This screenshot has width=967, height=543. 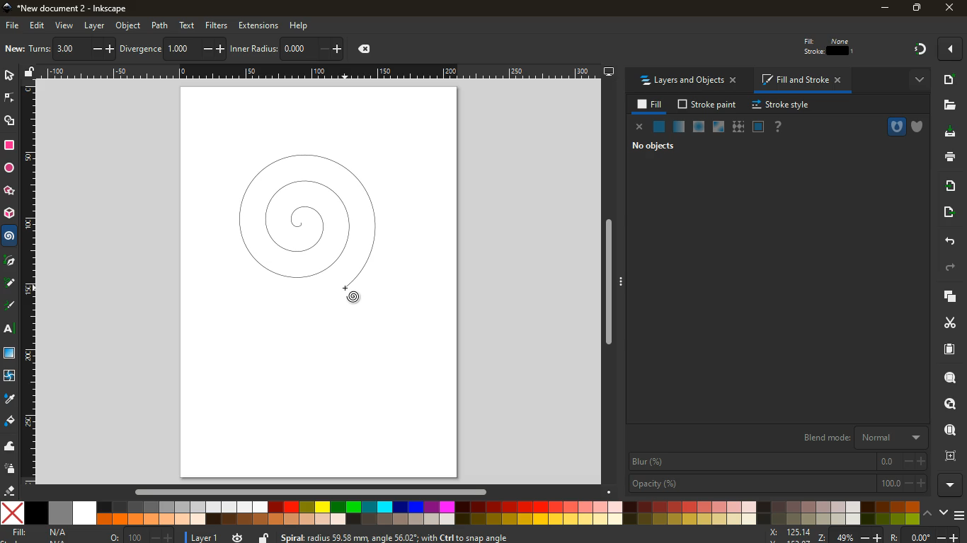 I want to click on graph, so click(x=313, y=49).